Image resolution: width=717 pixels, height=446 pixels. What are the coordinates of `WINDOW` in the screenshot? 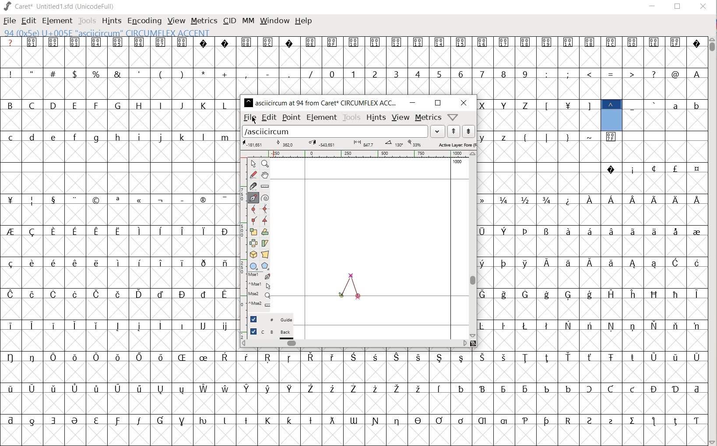 It's located at (274, 20).